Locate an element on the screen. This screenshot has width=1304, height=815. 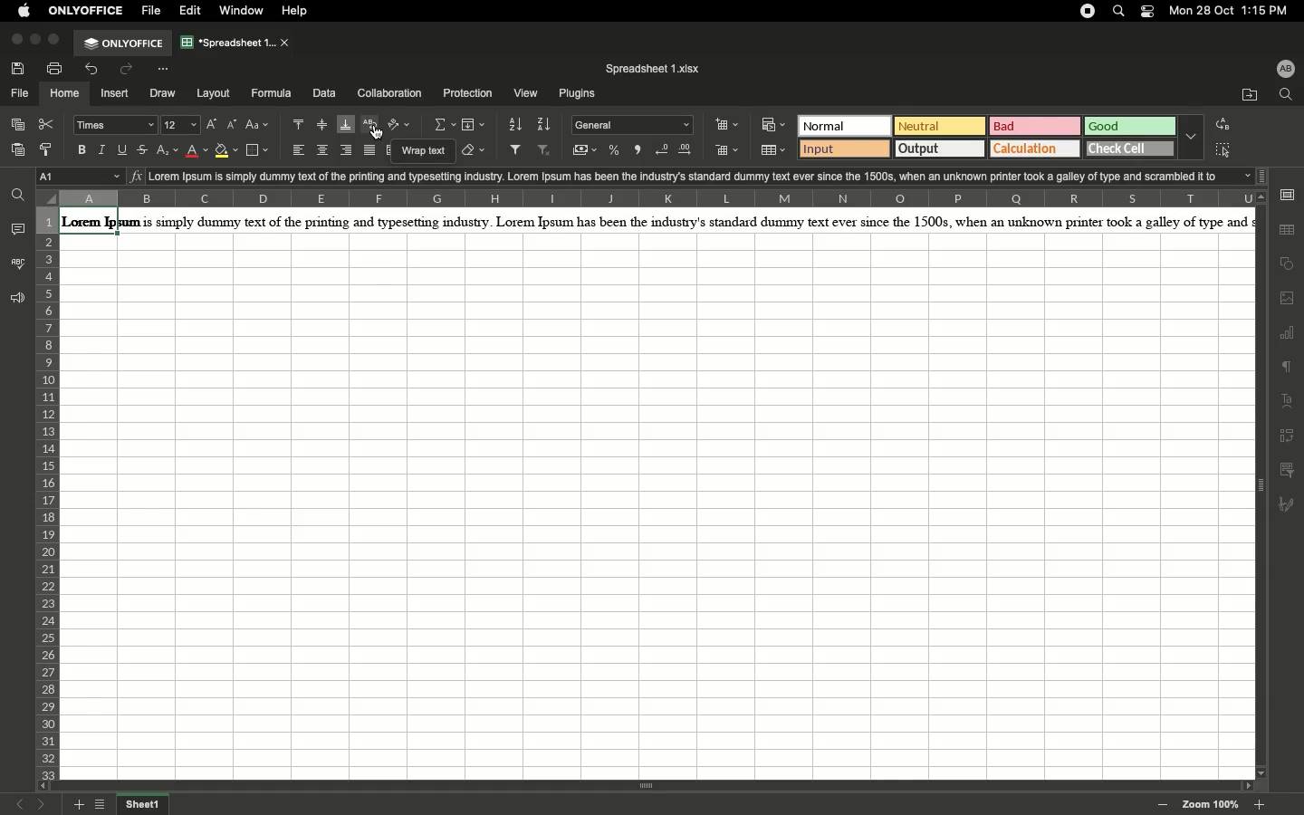
image settings is located at coordinates (1288, 299).